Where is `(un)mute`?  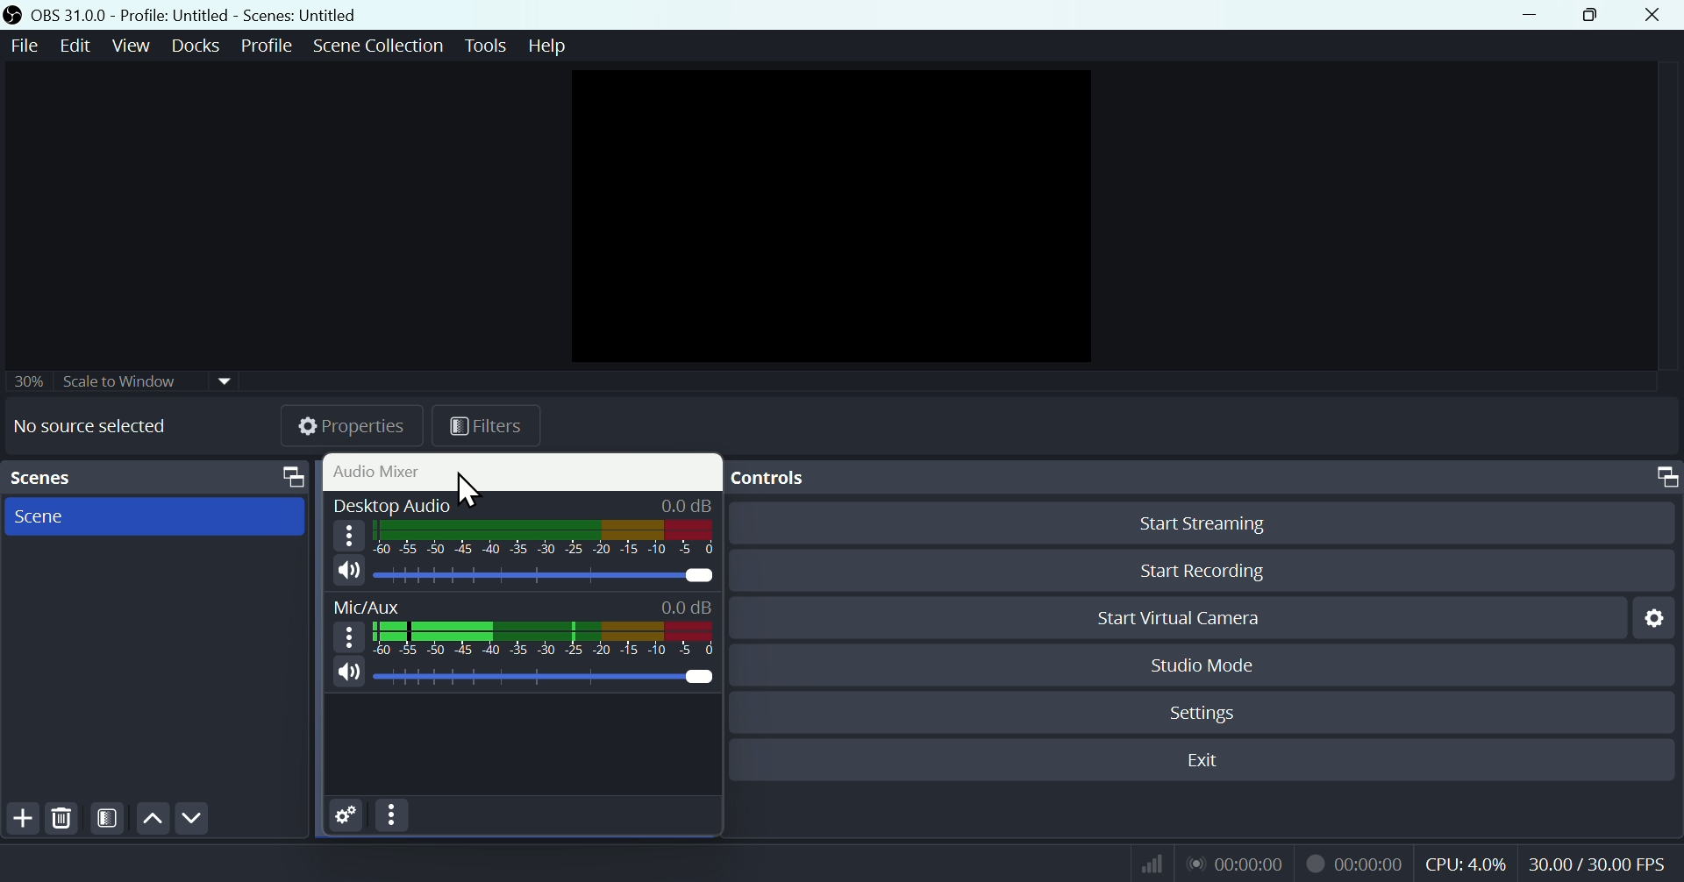
(un)mute is located at coordinates (348, 572).